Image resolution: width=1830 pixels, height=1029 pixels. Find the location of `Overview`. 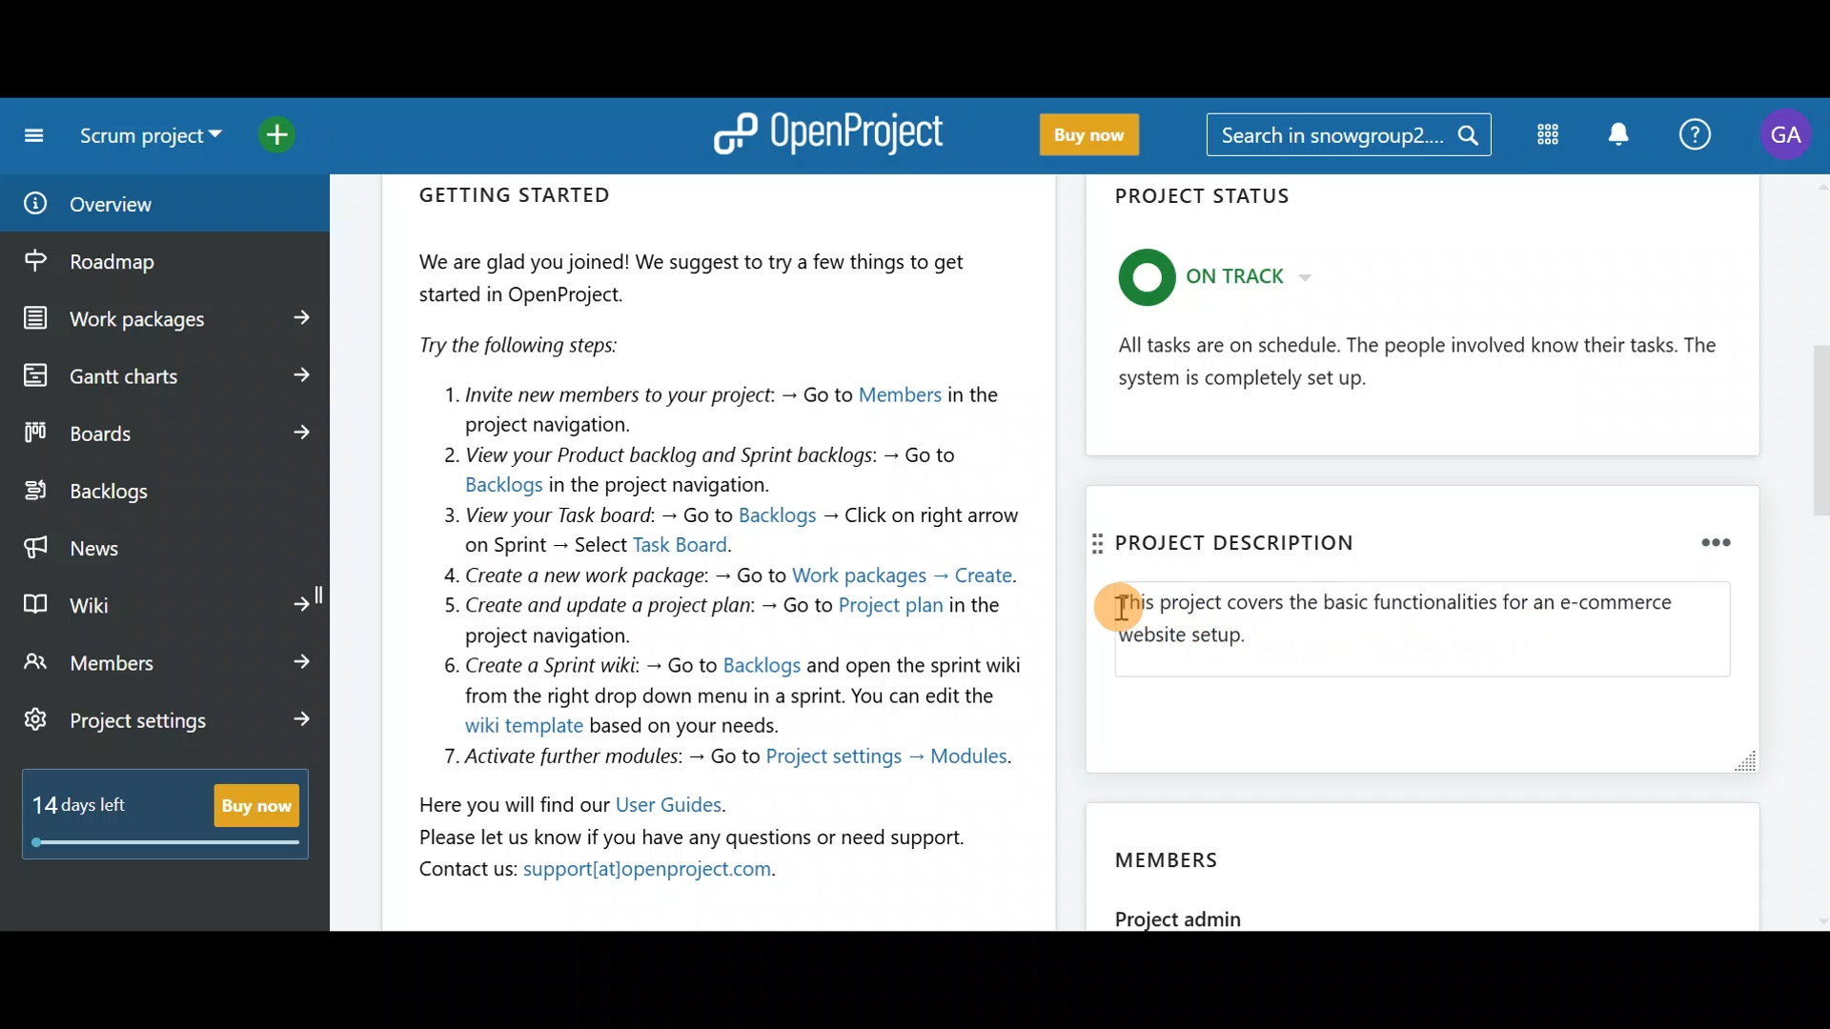

Overview is located at coordinates (141, 204).